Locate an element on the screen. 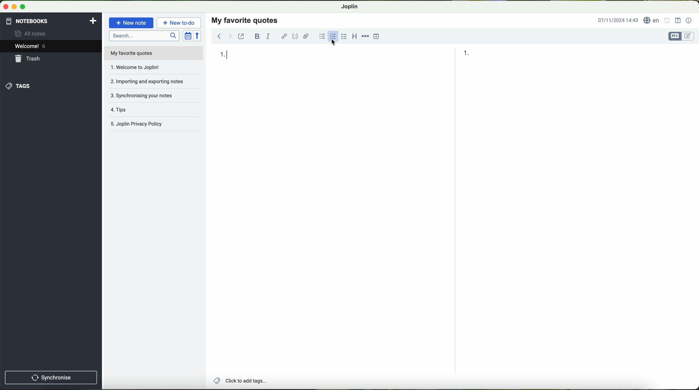 This screenshot has height=390, width=699. toggle editor layout is located at coordinates (678, 21).